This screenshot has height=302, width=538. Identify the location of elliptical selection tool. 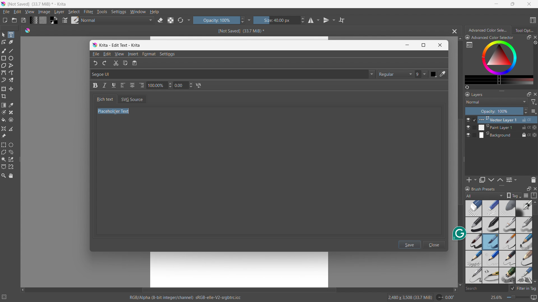
(11, 145).